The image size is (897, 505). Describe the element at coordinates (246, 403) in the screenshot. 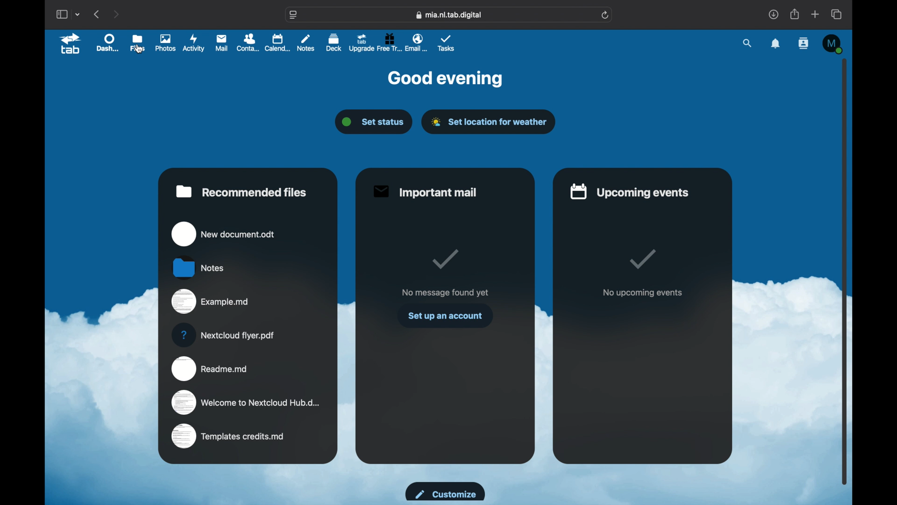

I see `welcome` at that location.